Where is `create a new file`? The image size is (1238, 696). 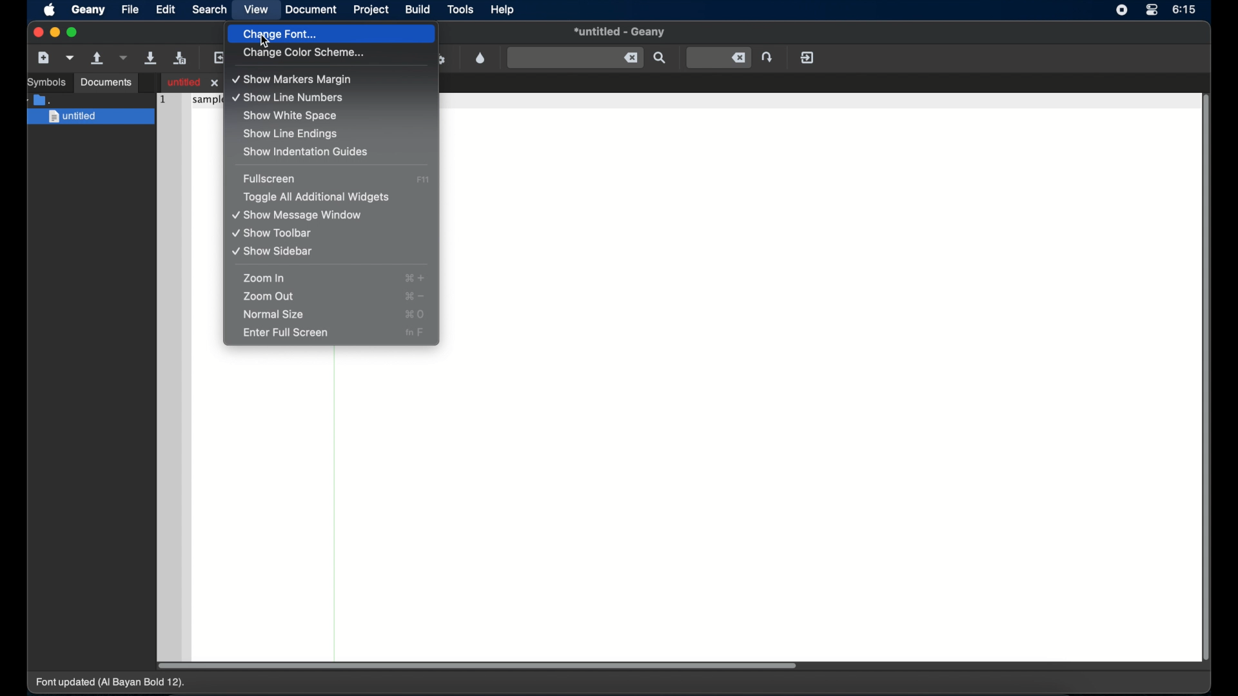
create a new file is located at coordinates (44, 58).